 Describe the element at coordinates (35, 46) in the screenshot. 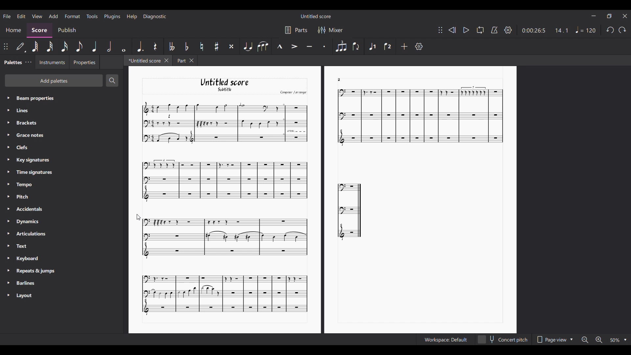

I see `64th note` at that location.